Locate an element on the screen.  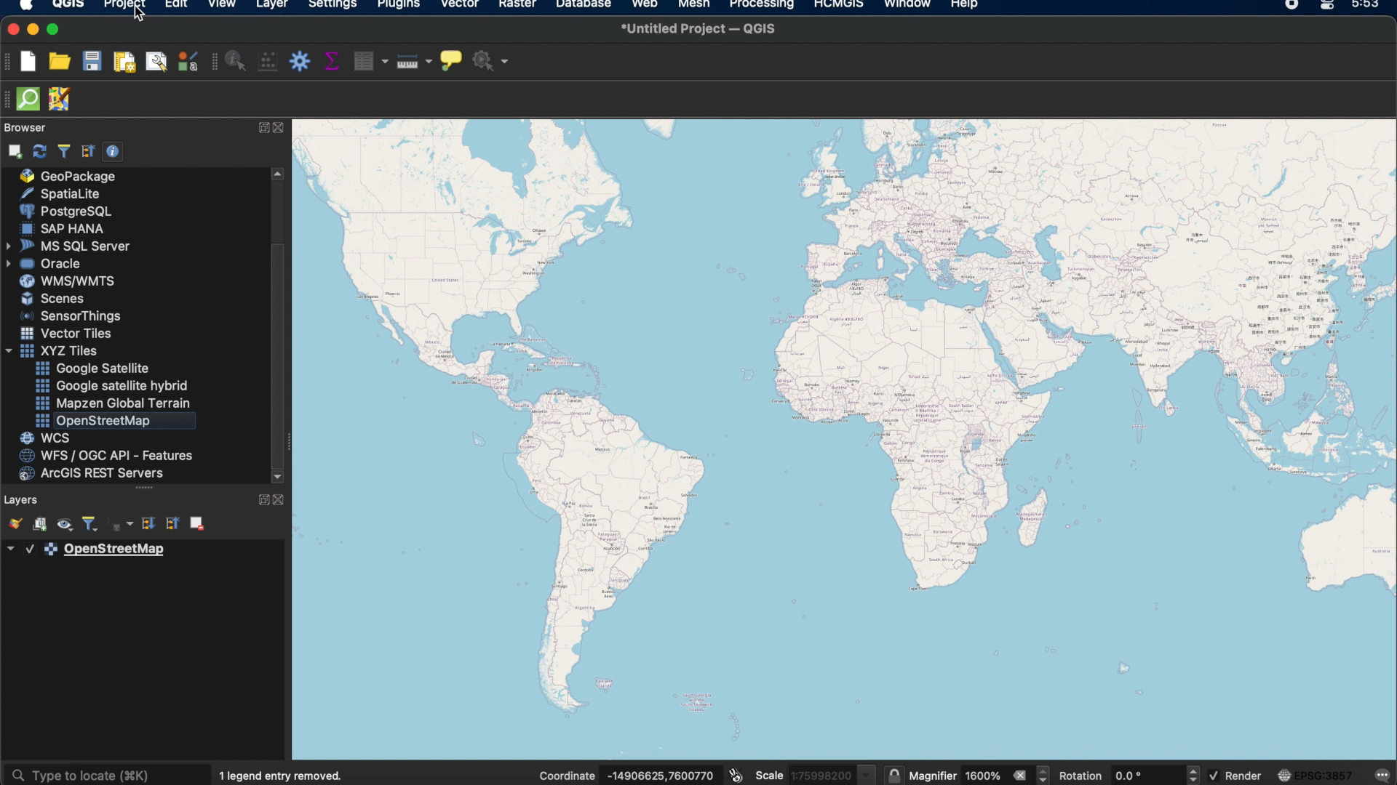
wcs is located at coordinates (73, 438).